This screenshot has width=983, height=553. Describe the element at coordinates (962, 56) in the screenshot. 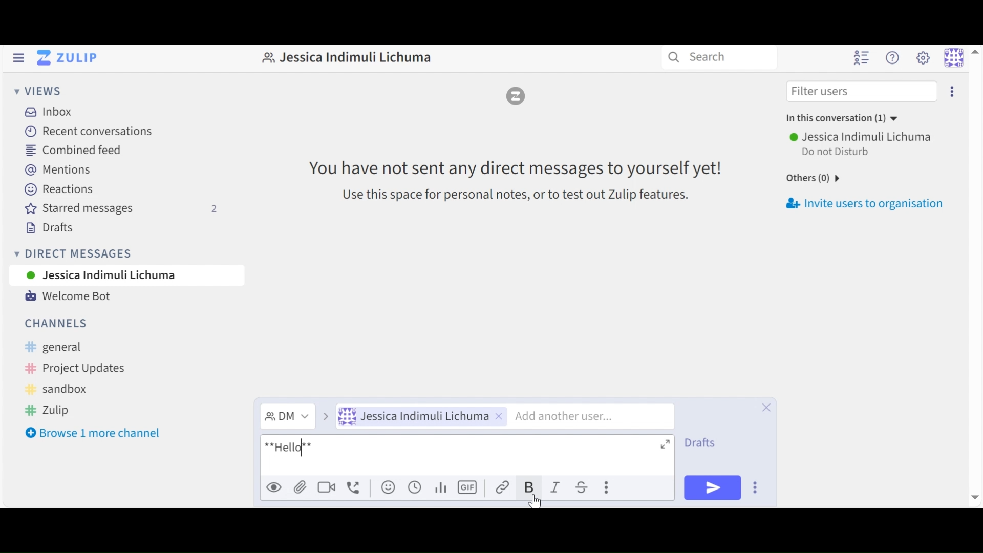

I see `Personal menu` at that location.